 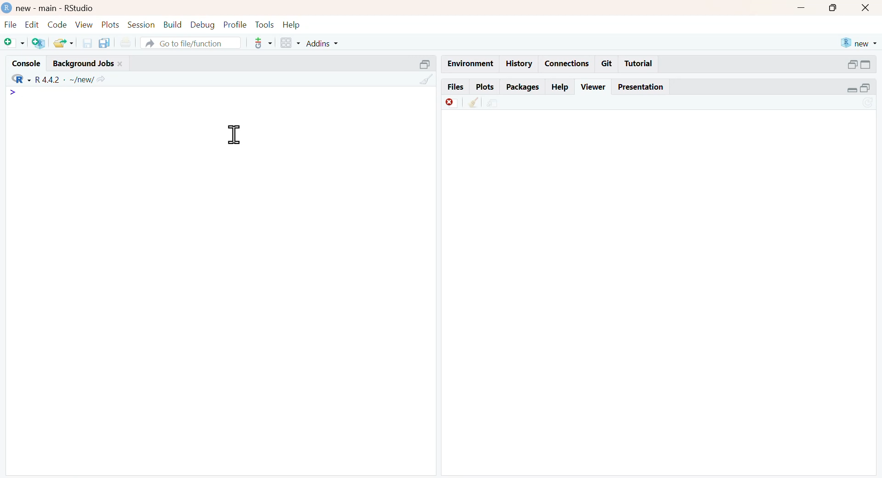 What do you see at coordinates (859, 64) in the screenshot?
I see `minimize/maximize` at bounding box center [859, 64].